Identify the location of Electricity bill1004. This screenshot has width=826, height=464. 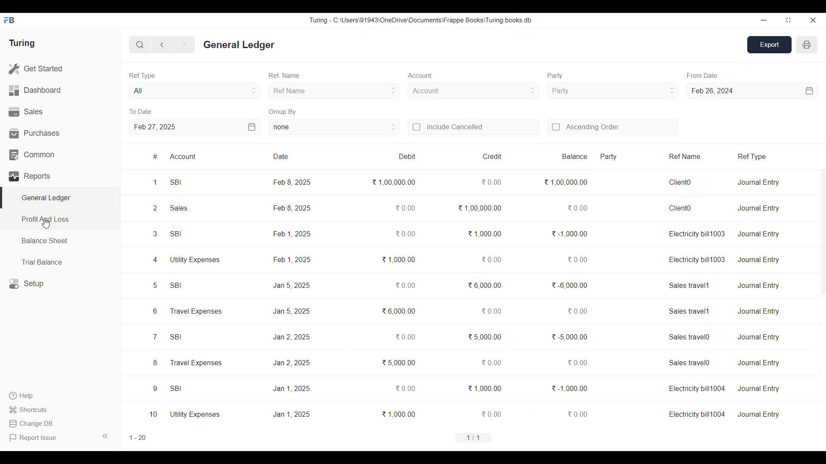
(697, 414).